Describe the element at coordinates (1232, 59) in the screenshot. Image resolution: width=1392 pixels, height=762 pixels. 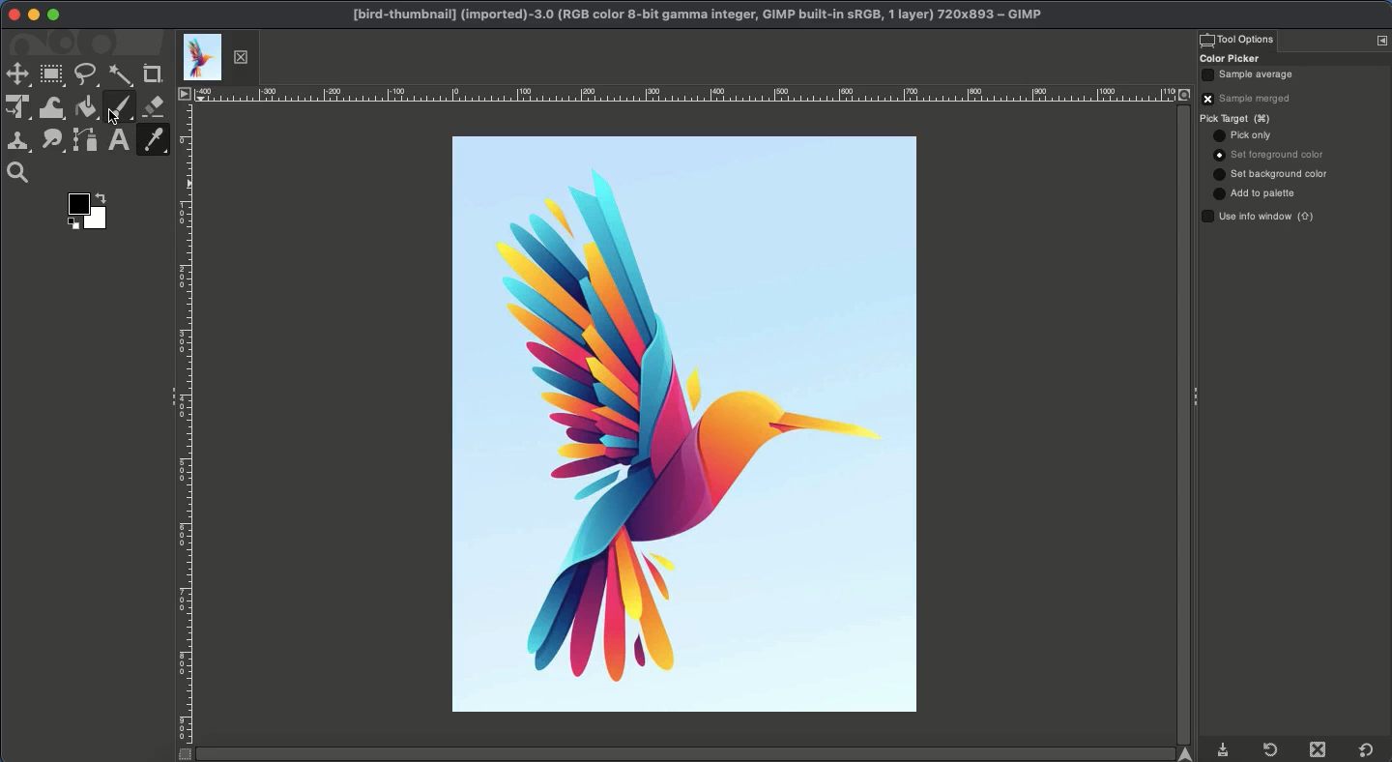
I see `Color picker` at that location.